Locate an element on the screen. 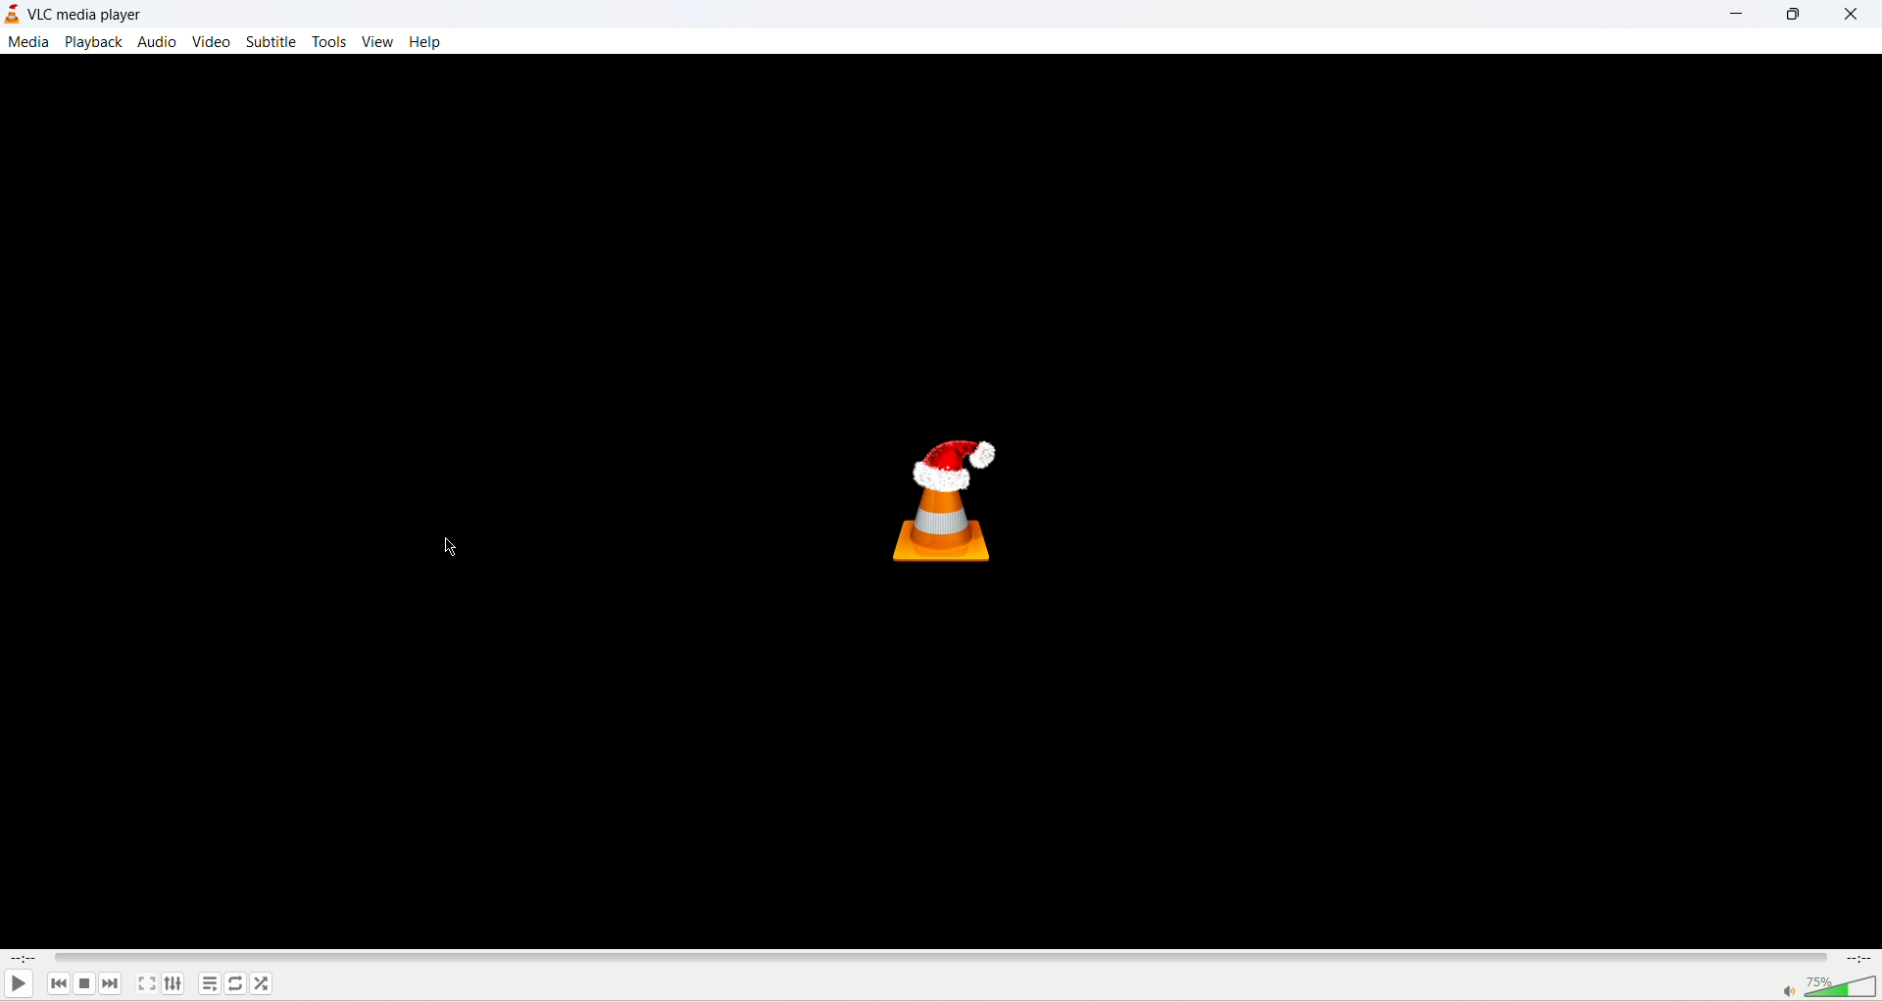 The image size is (1882, 1002). maximize is located at coordinates (1796, 18).